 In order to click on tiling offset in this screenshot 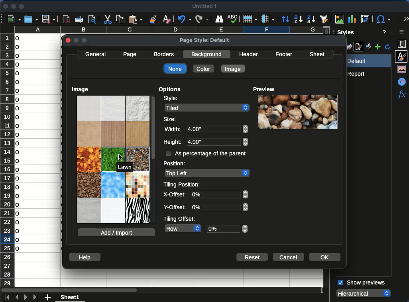, I will do `click(180, 219)`.